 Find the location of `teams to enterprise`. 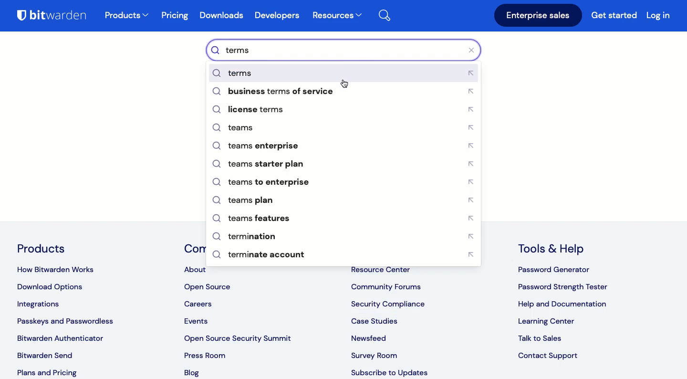

teams to enterprise is located at coordinates (342, 183).